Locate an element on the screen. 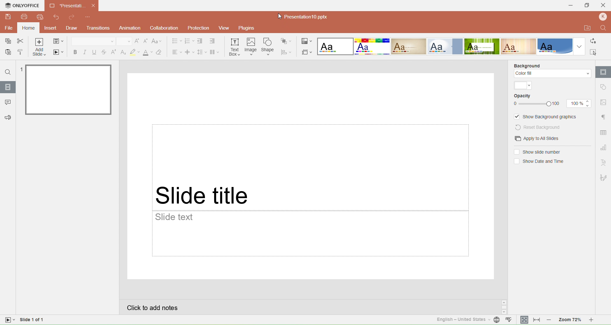 This screenshot has width=611, height=325. Paragraph setting is located at coordinates (603, 117).